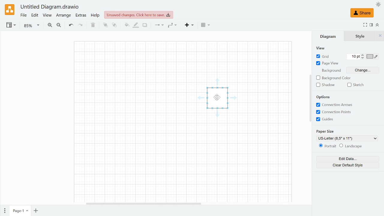  Describe the element at coordinates (35, 15) in the screenshot. I see `Edit` at that location.